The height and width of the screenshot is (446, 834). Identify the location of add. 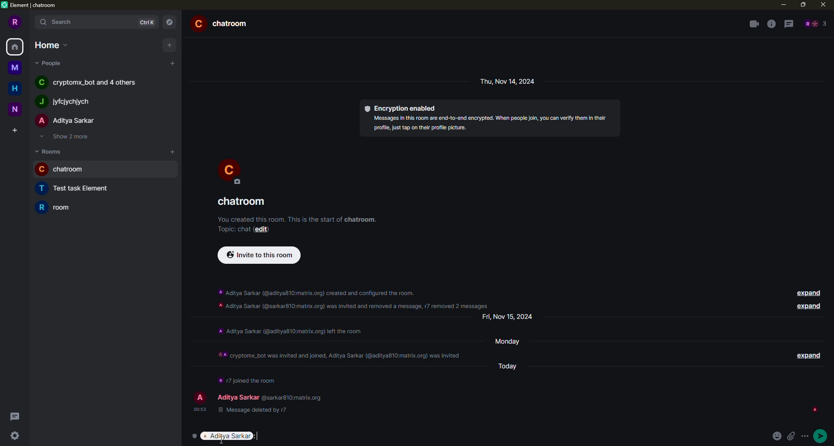
(168, 45).